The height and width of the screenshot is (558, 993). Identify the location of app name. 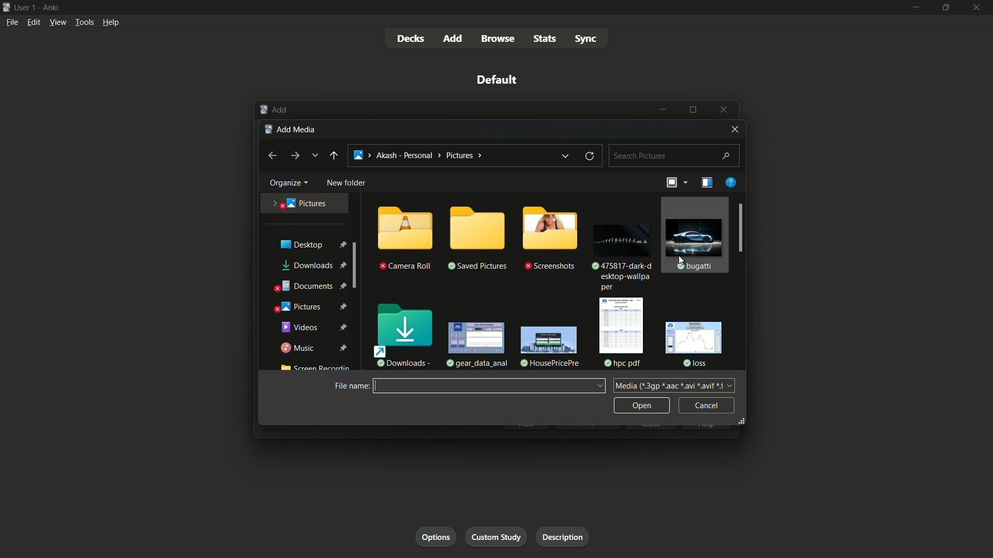
(52, 6).